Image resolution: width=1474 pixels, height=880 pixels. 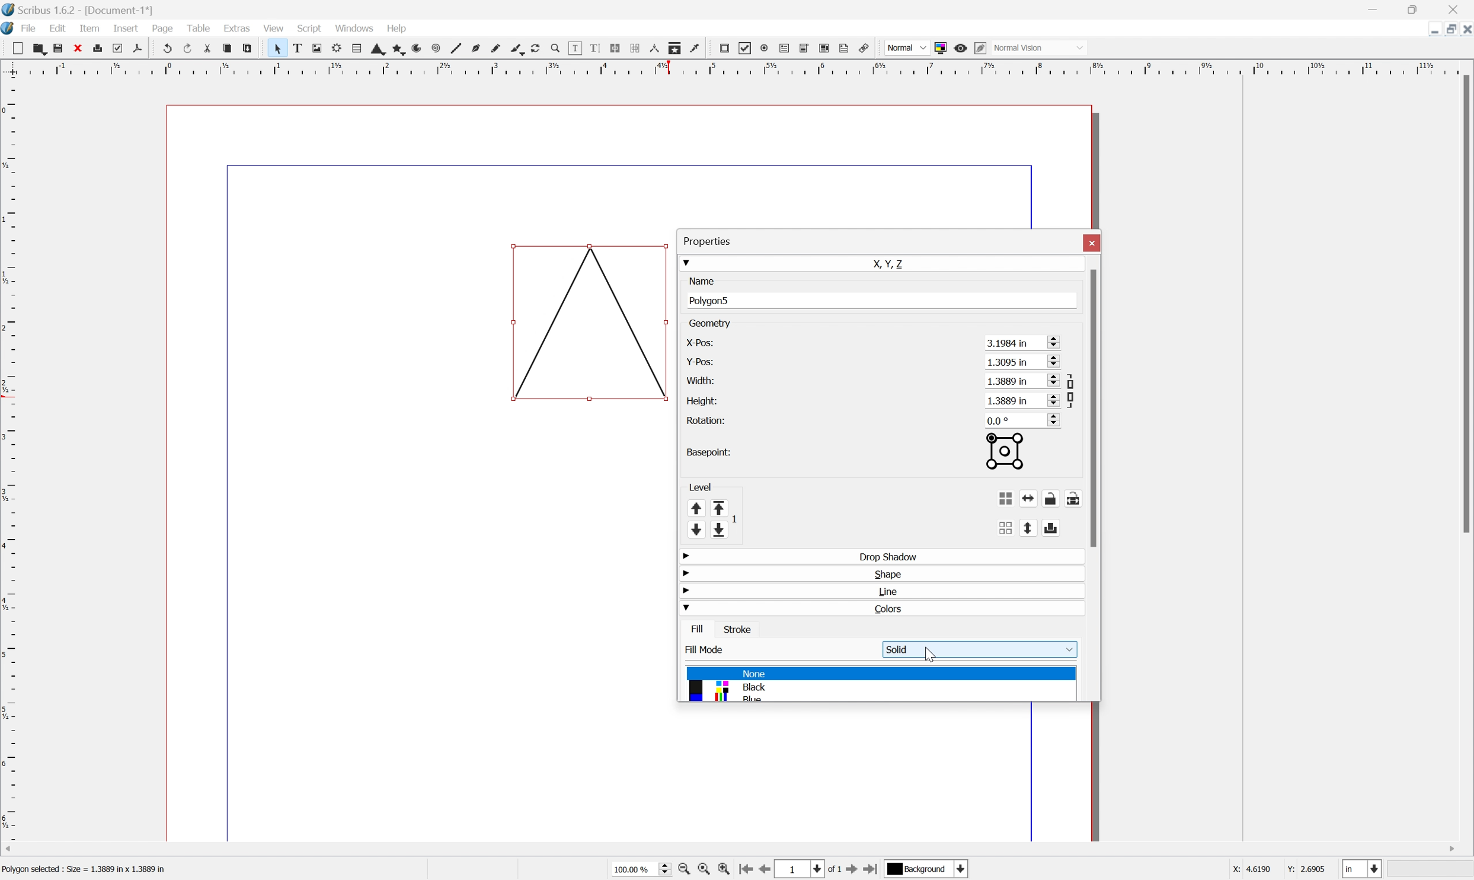 What do you see at coordinates (845, 49) in the screenshot?
I see `Text annotation` at bounding box center [845, 49].